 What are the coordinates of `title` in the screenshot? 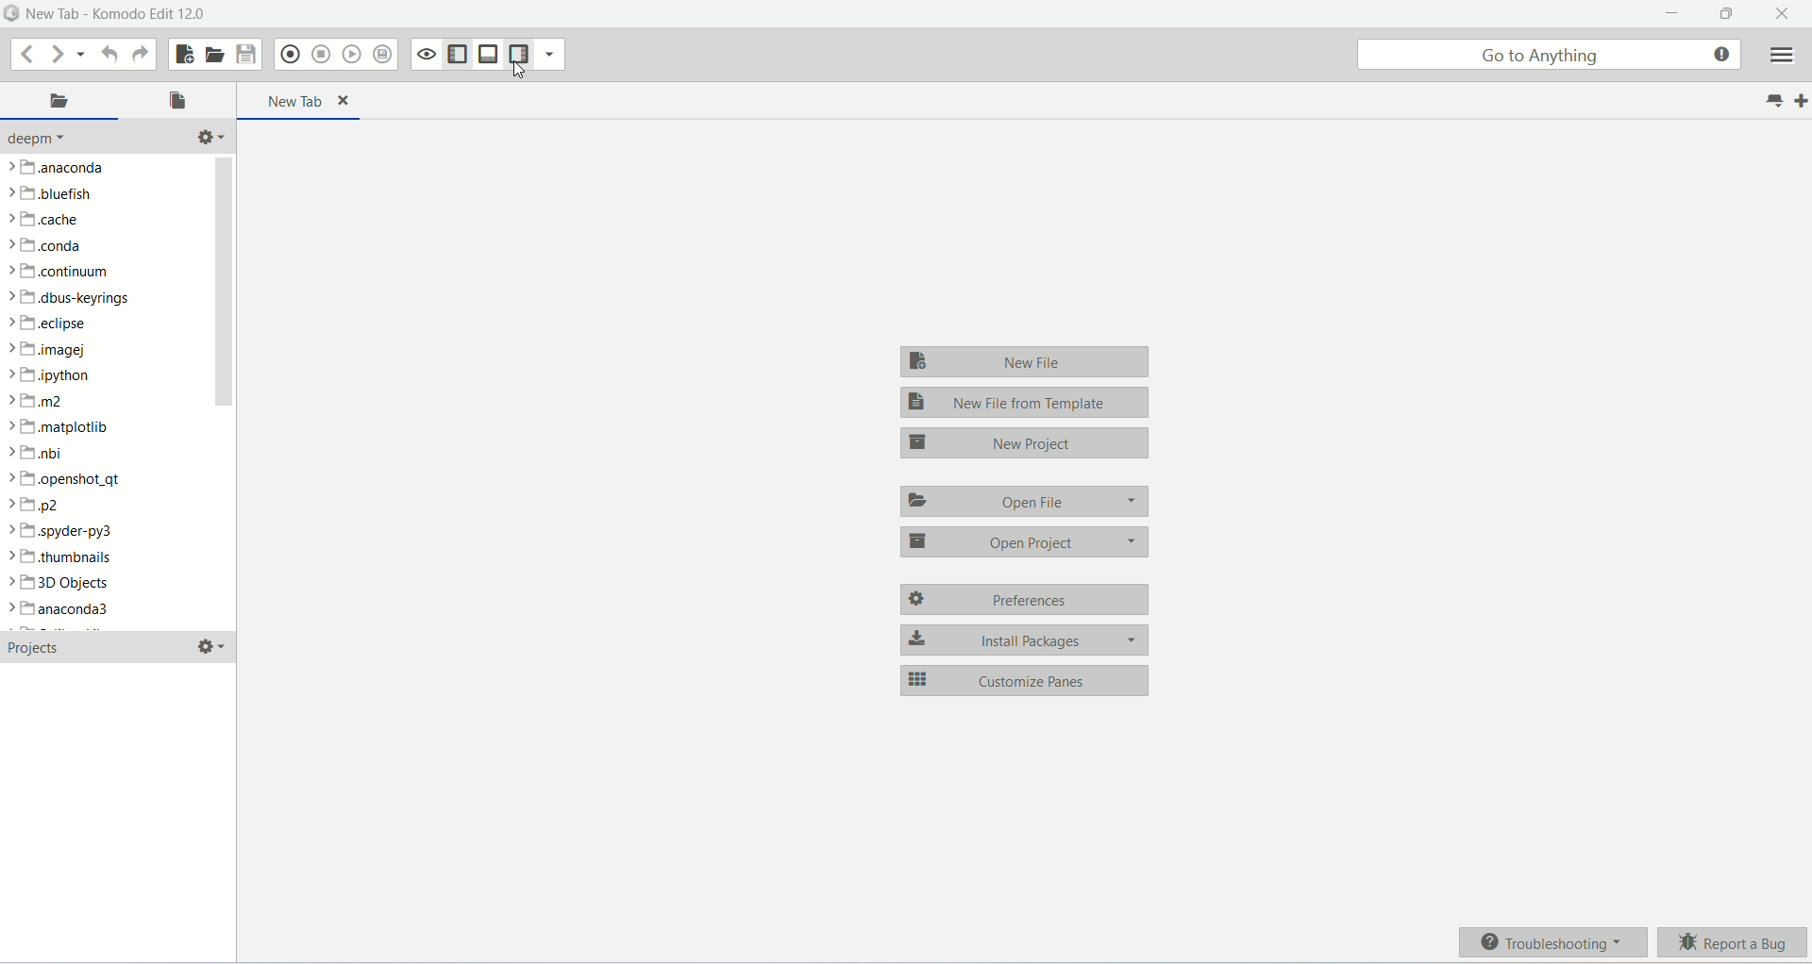 It's located at (116, 13).